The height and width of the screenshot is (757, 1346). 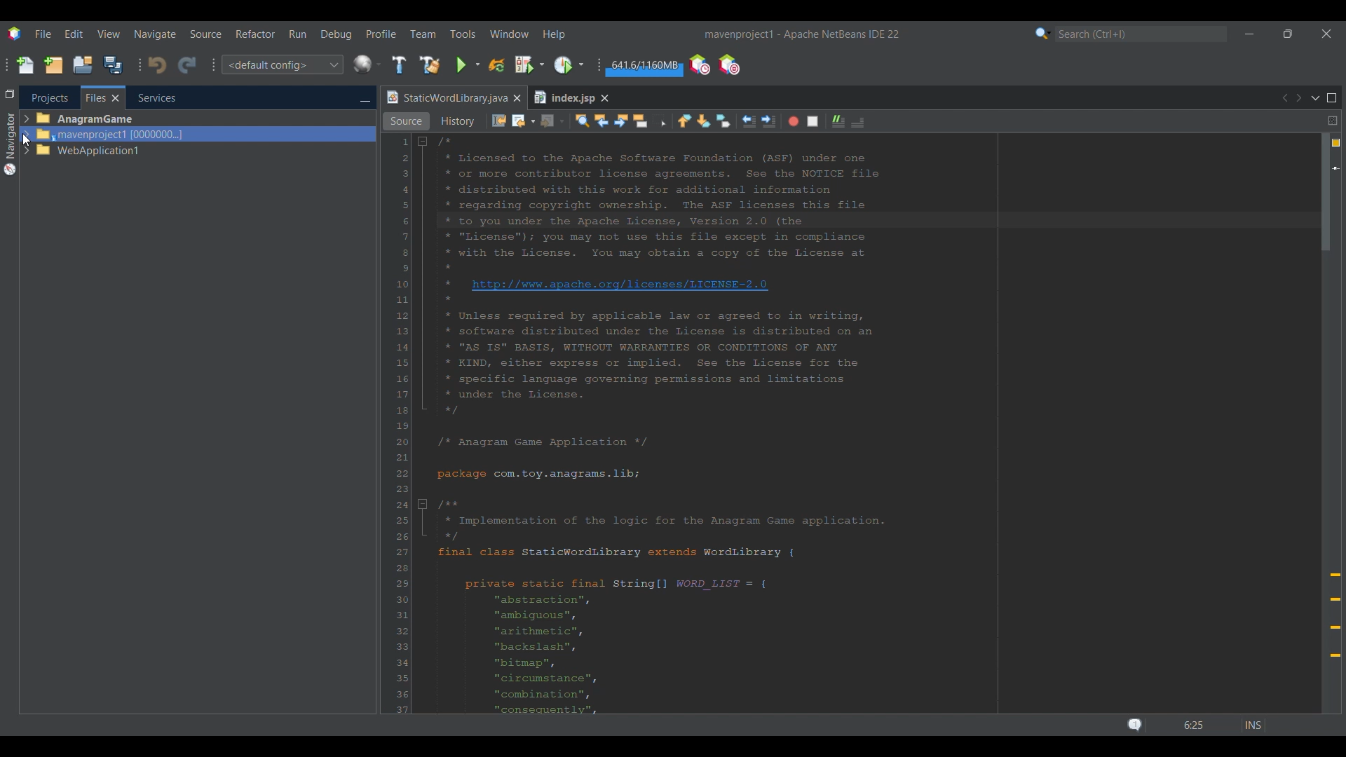 What do you see at coordinates (88, 134) in the screenshot?
I see `Options under Files tab` at bounding box center [88, 134].